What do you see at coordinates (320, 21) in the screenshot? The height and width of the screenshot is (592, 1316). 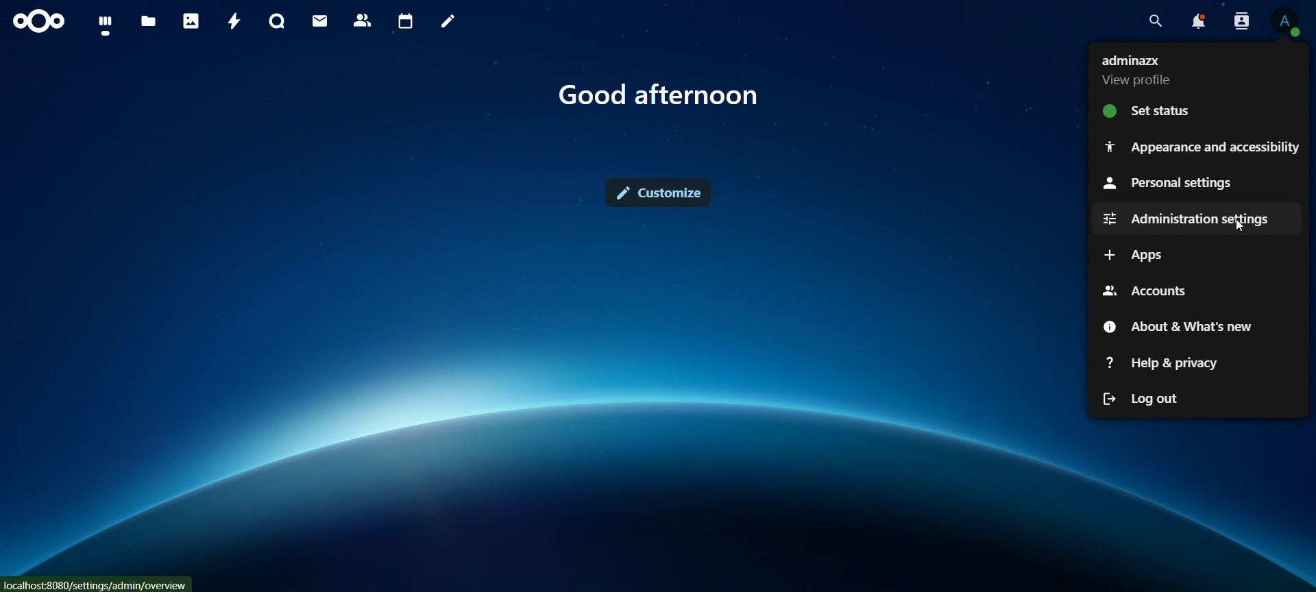 I see `mail` at bounding box center [320, 21].